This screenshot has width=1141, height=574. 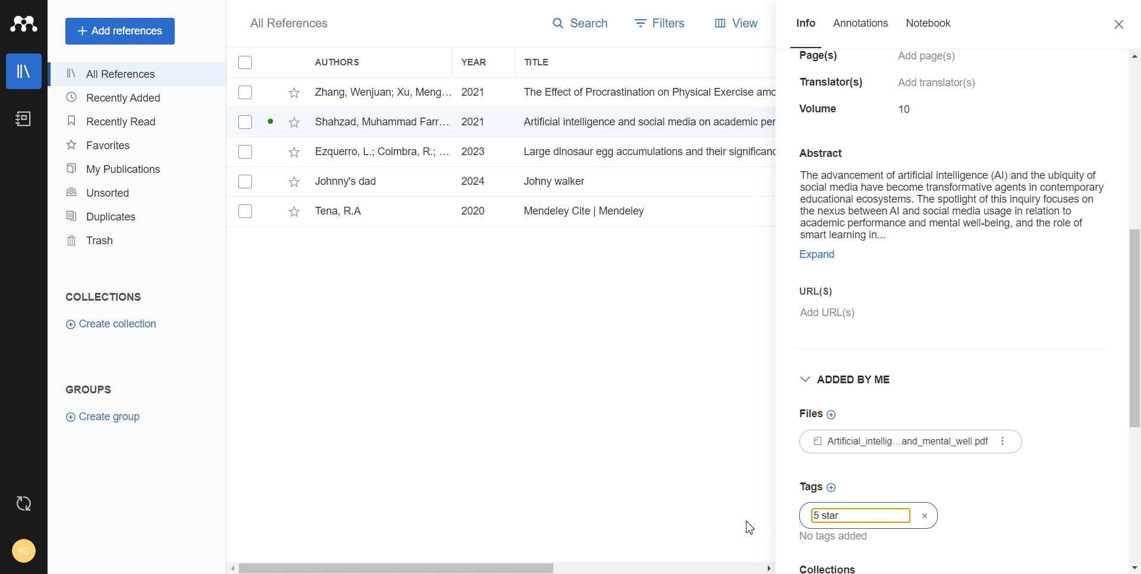 What do you see at coordinates (928, 30) in the screenshot?
I see `Notebook` at bounding box center [928, 30].